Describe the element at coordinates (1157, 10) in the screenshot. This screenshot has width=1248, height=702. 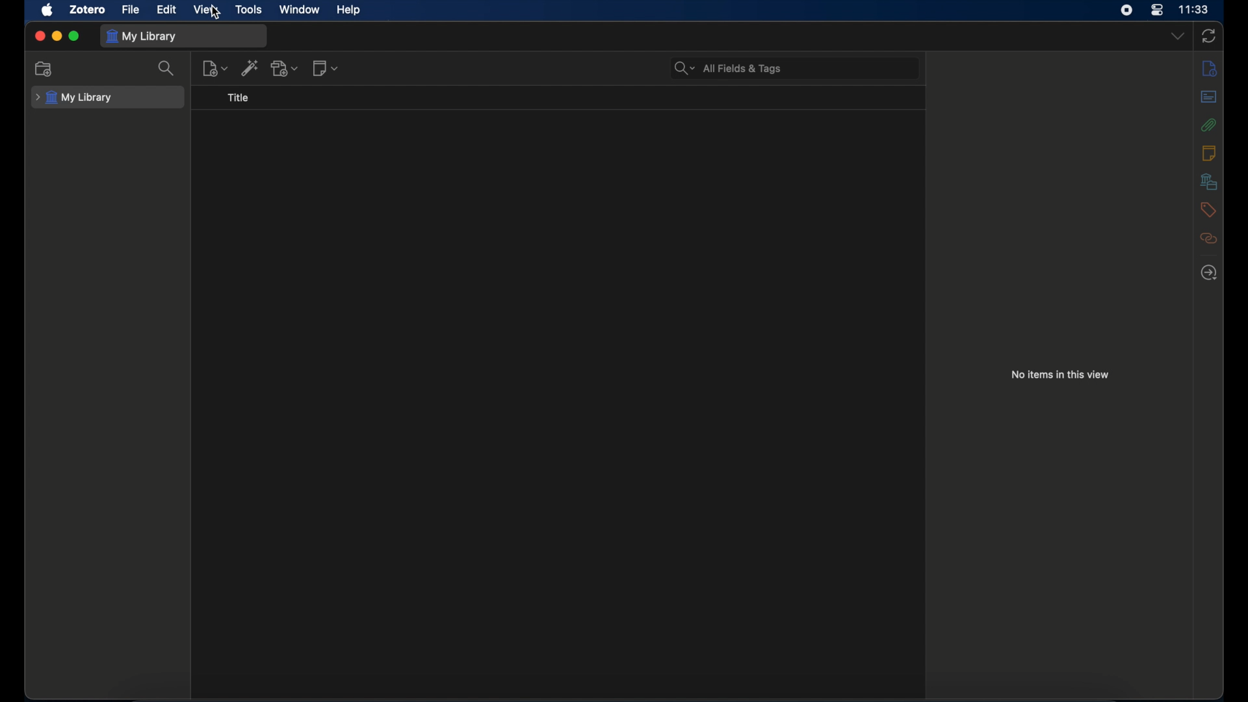
I see `control center` at that location.